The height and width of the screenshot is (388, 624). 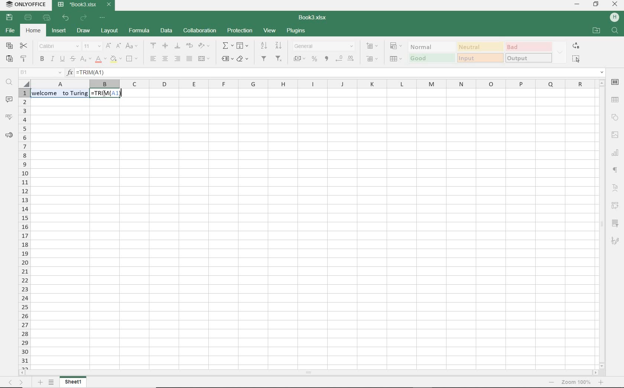 What do you see at coordinates (10, 83) in the screenshot?
I see `find` at bounding box center [10, 83].